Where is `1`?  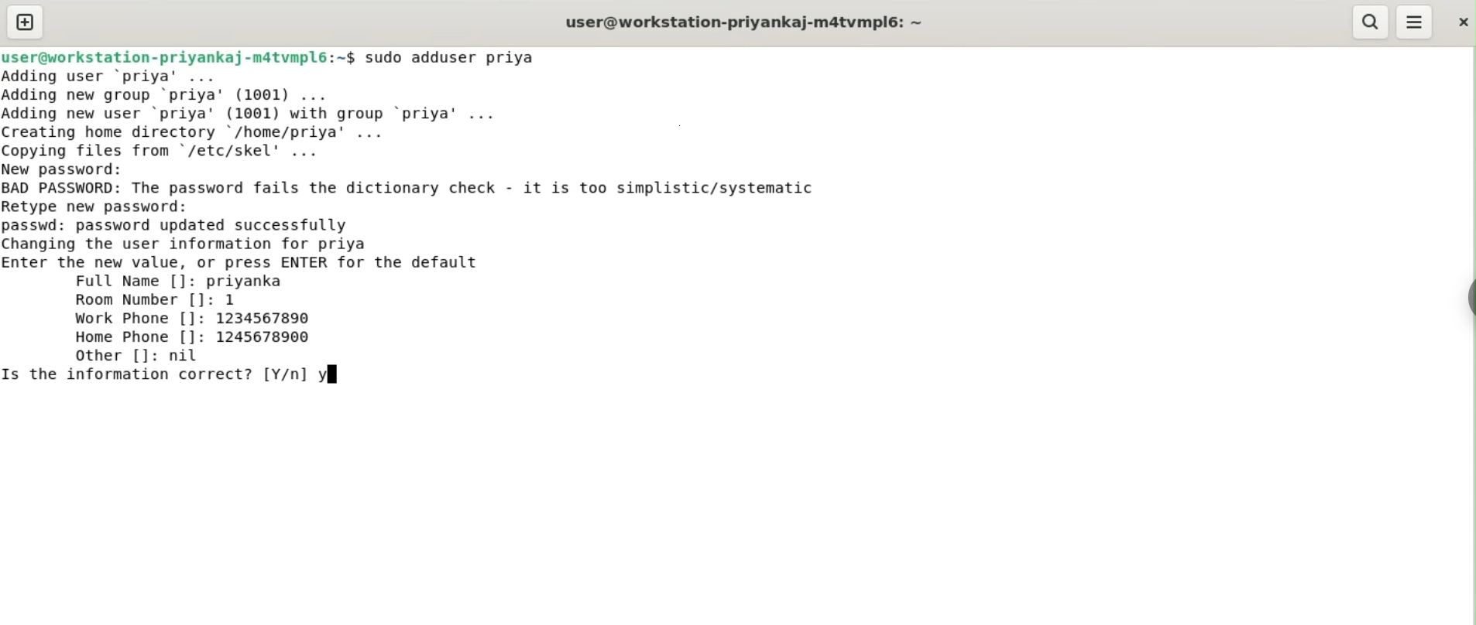 1 is located at coordinates (236, 299).